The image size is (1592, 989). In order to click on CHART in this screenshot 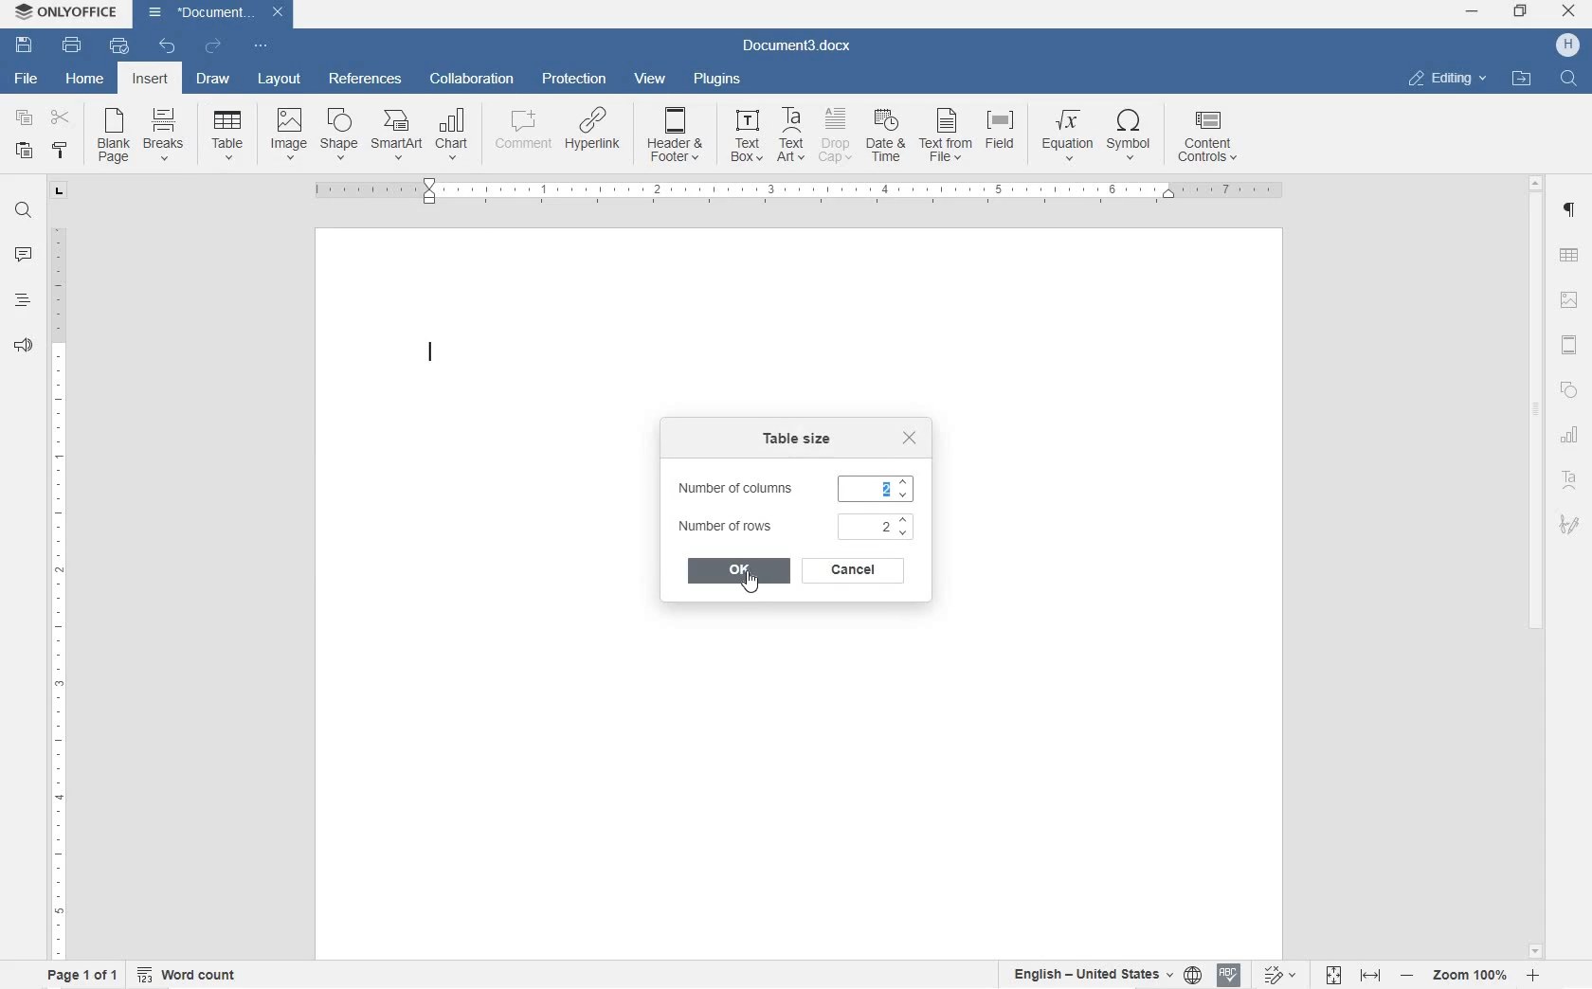, I will do `click(1571, 438)`.